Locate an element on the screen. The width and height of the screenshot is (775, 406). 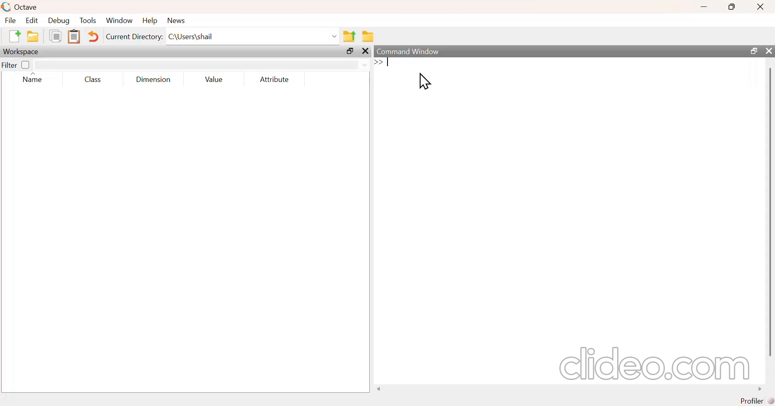
paste is located at coordinates (75, 36).